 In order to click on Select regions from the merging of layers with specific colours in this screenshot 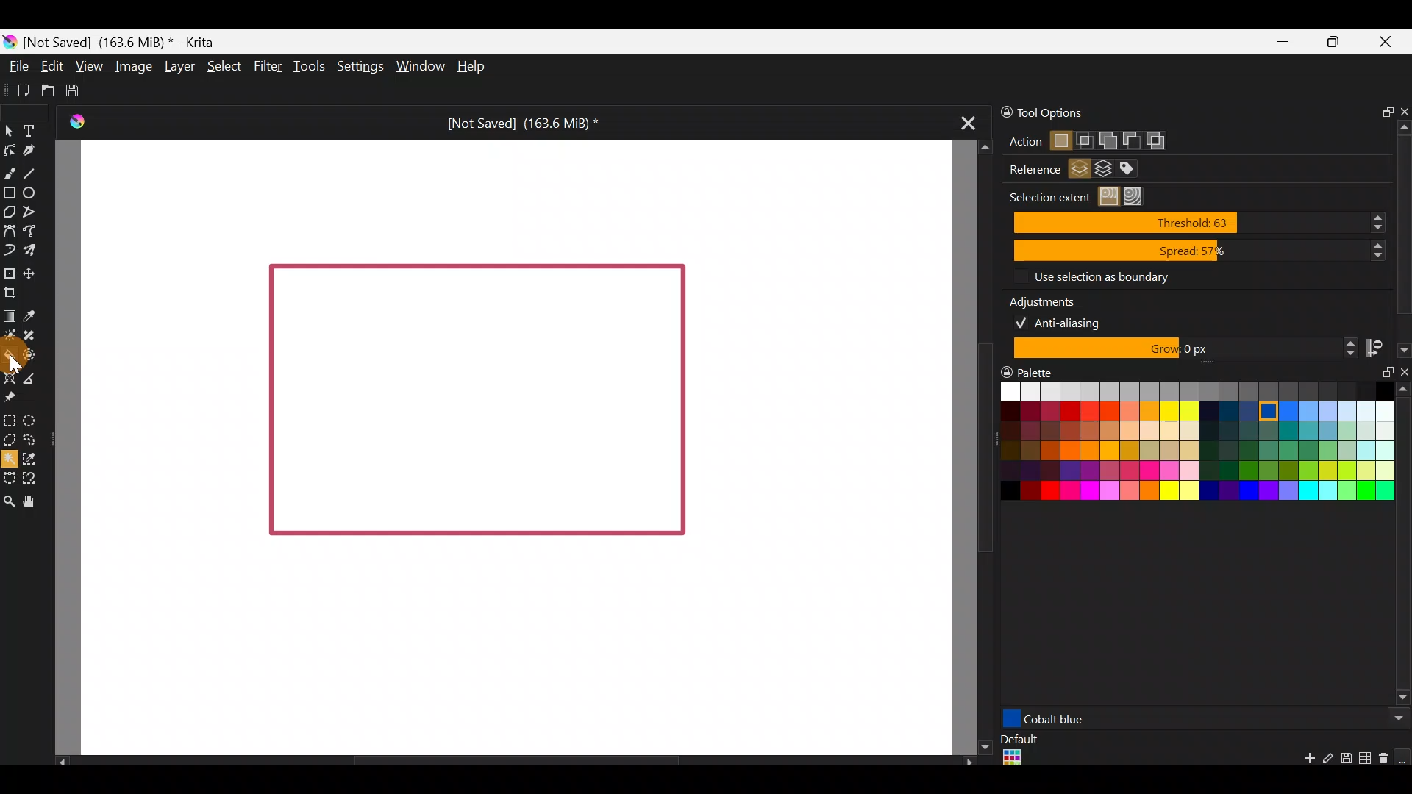, I will do `click(1135, 169)`.